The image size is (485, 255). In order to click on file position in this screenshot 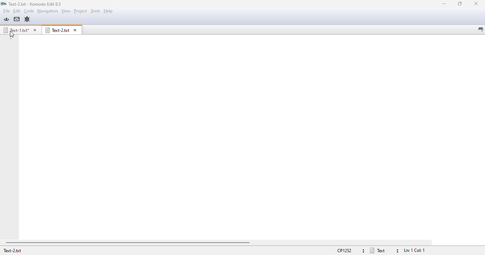, I will do `click(415, 250)`.